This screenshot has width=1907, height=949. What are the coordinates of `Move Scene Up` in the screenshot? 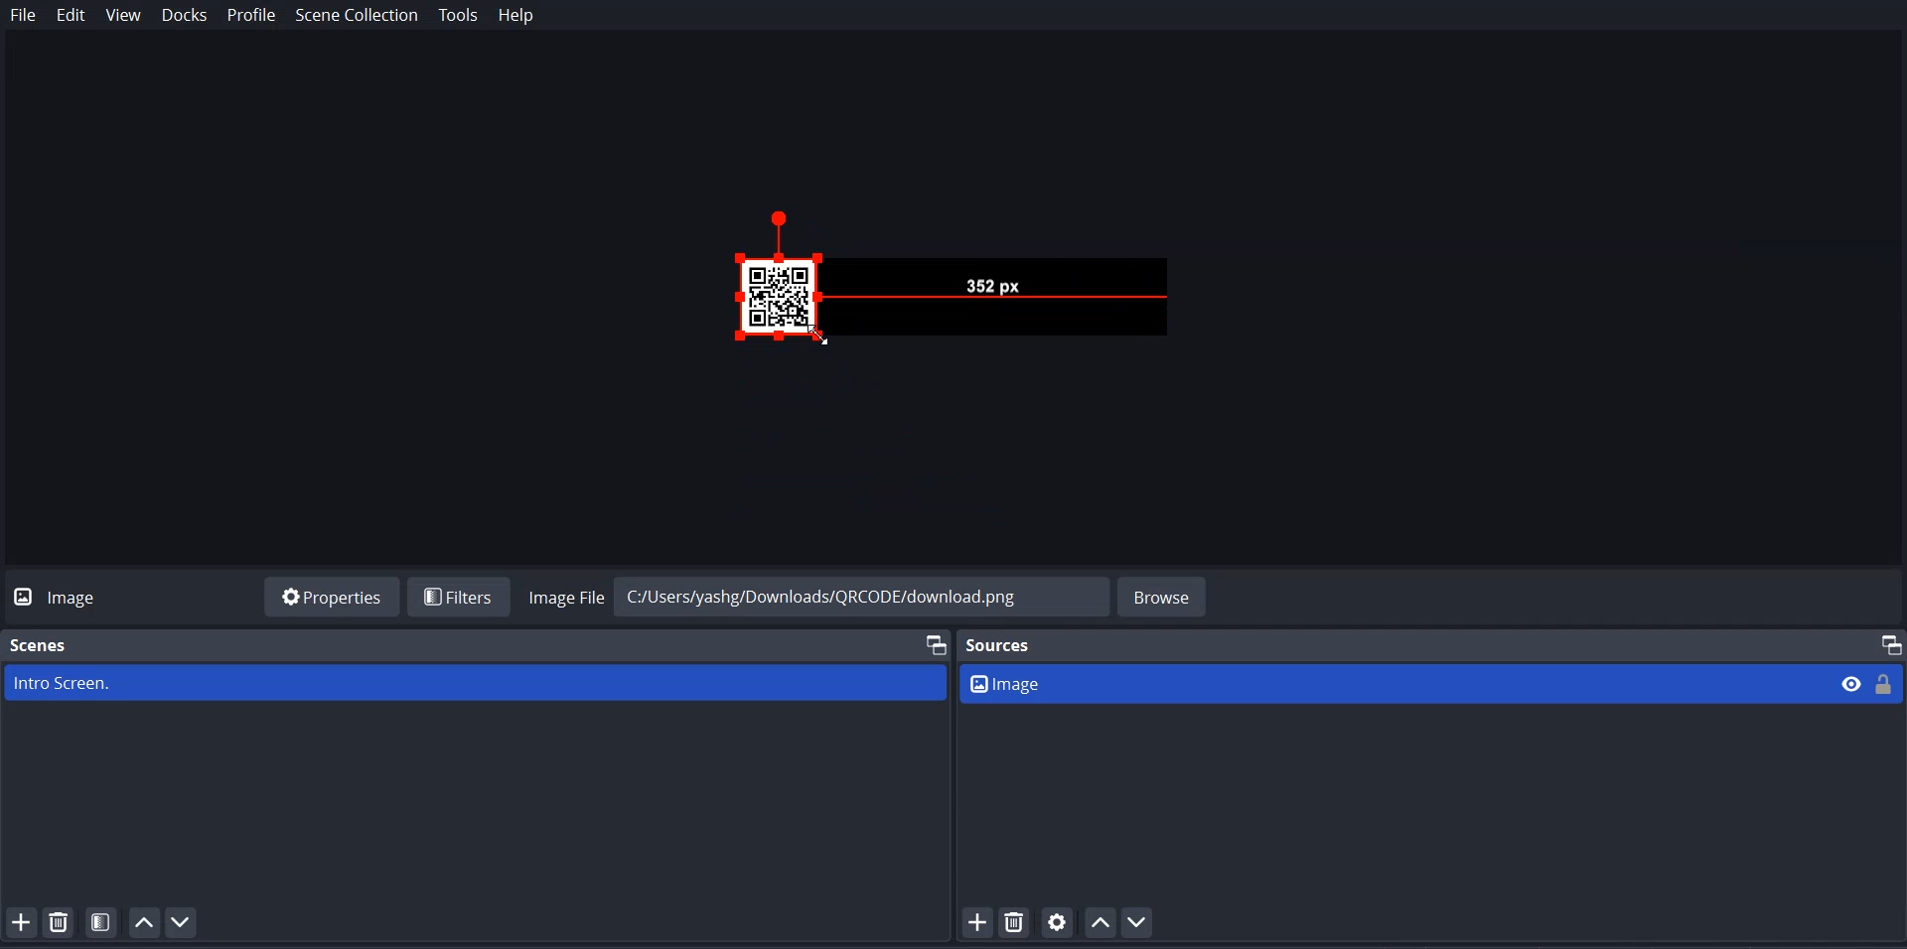 It's located at (144, 921).